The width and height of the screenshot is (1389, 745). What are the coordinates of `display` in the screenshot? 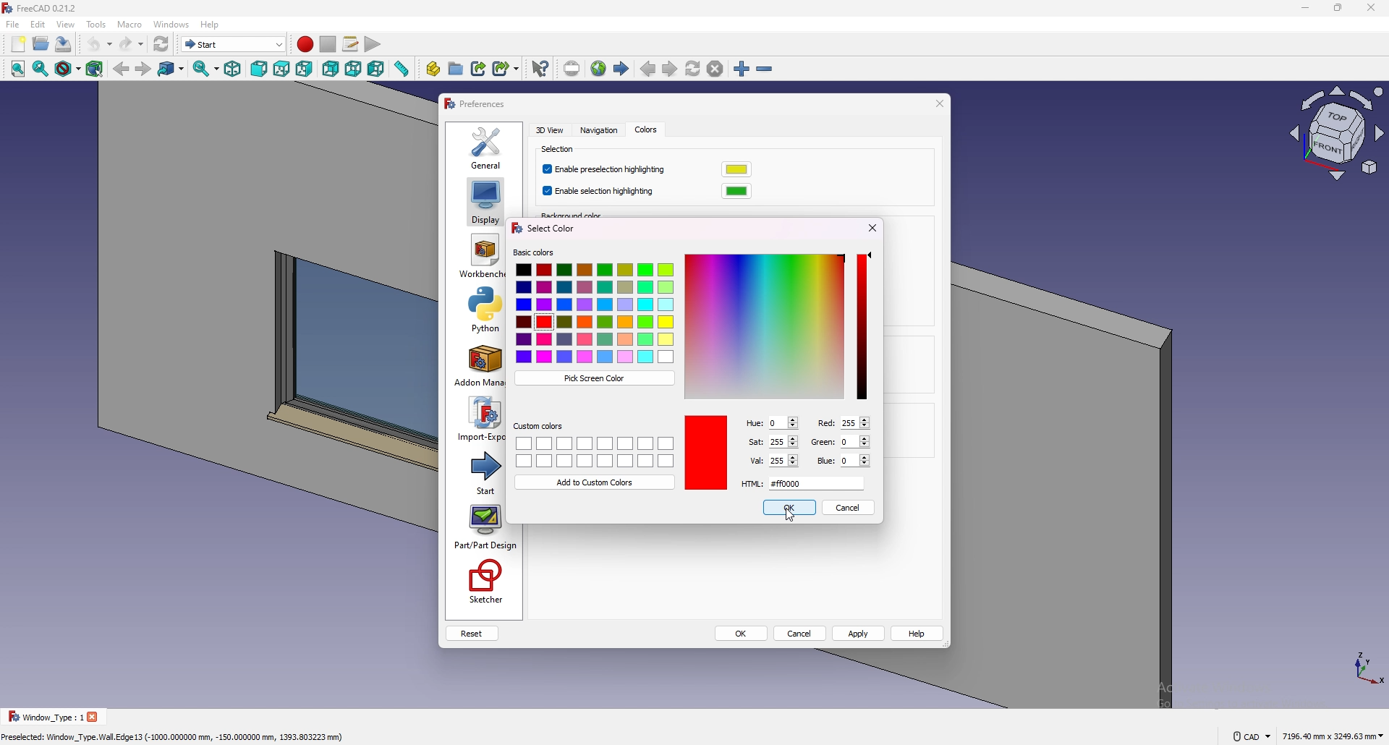 It's located at (485, 201).